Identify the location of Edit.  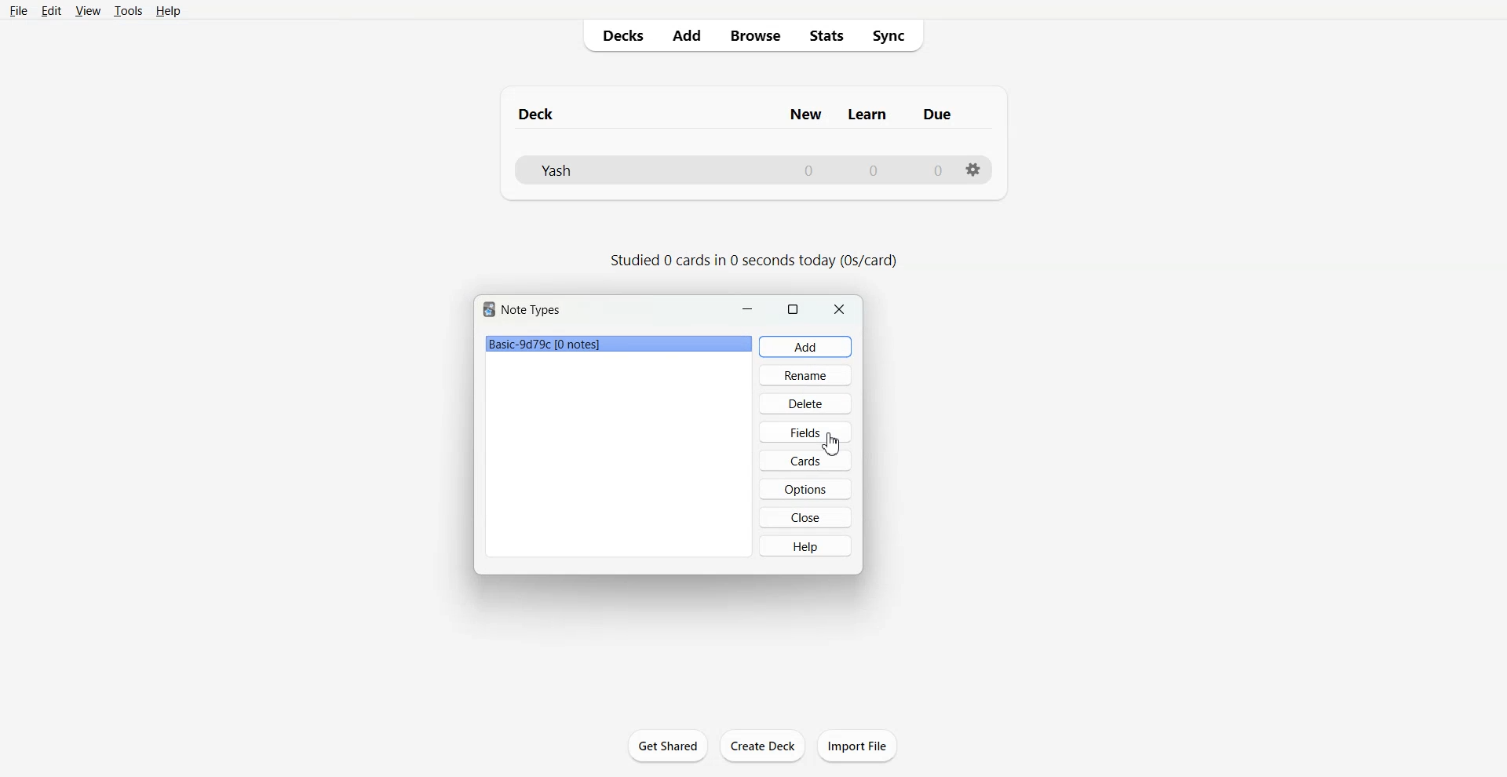
(51, 11).